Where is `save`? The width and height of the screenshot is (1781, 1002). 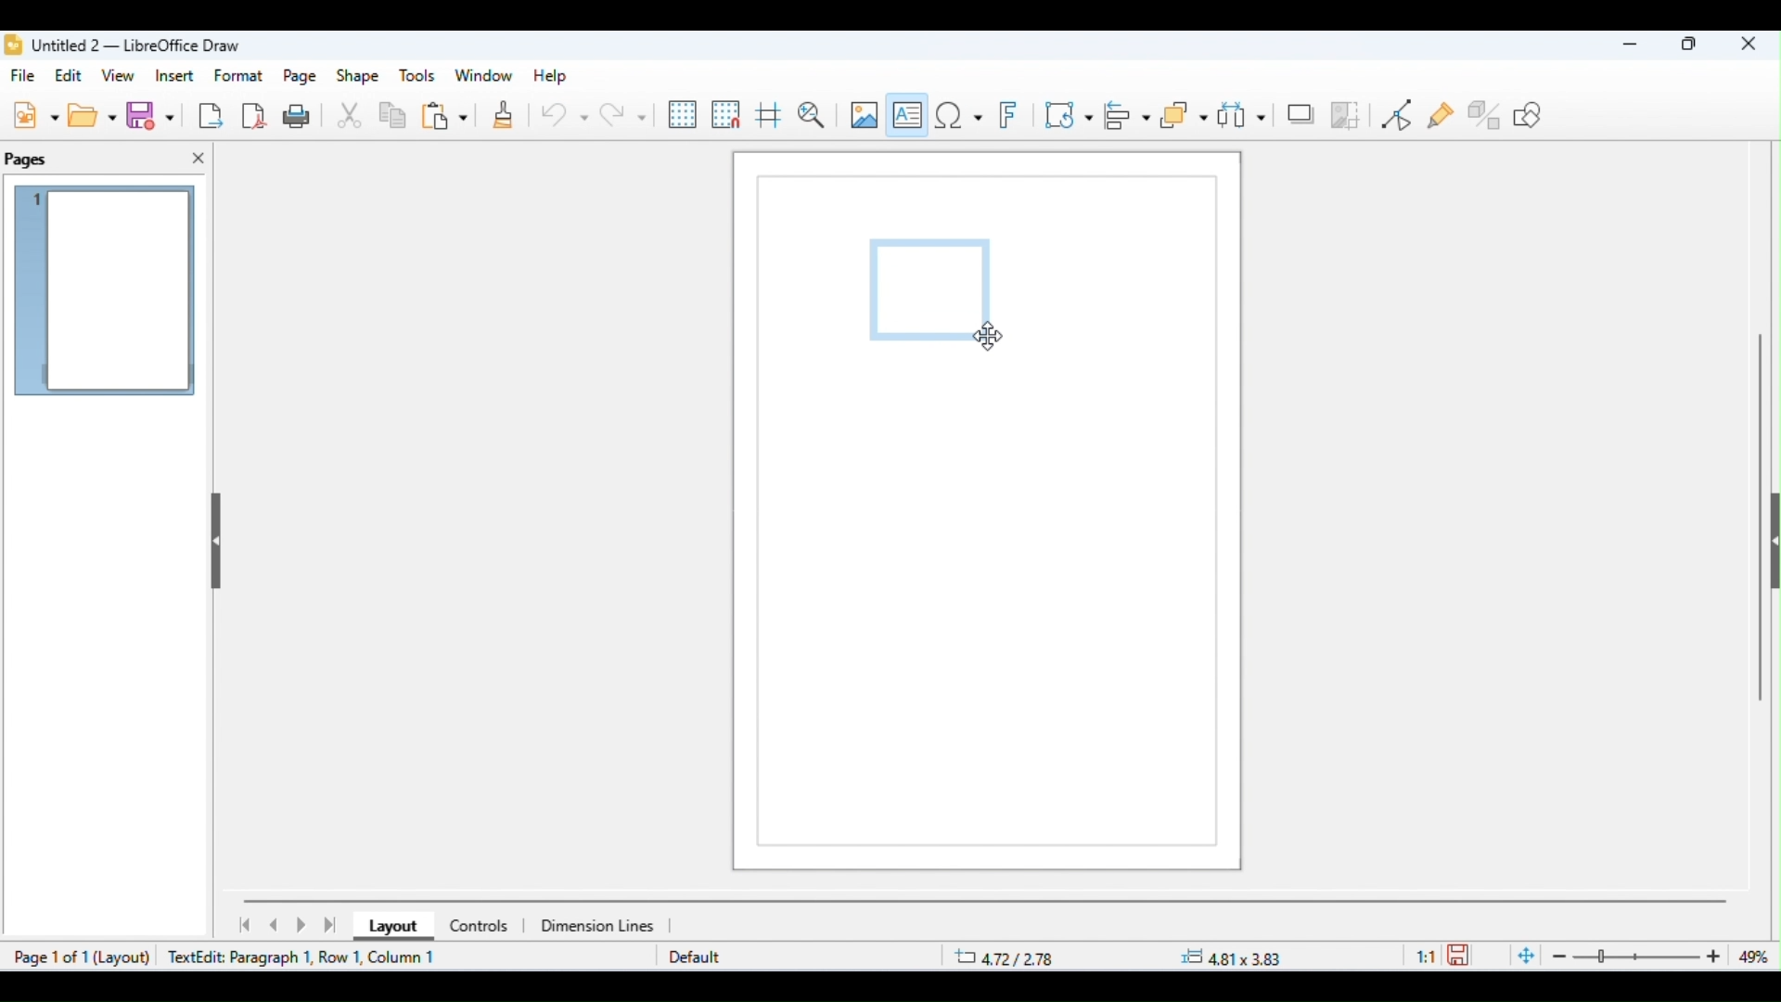
save is located at coordinates (154, 116).